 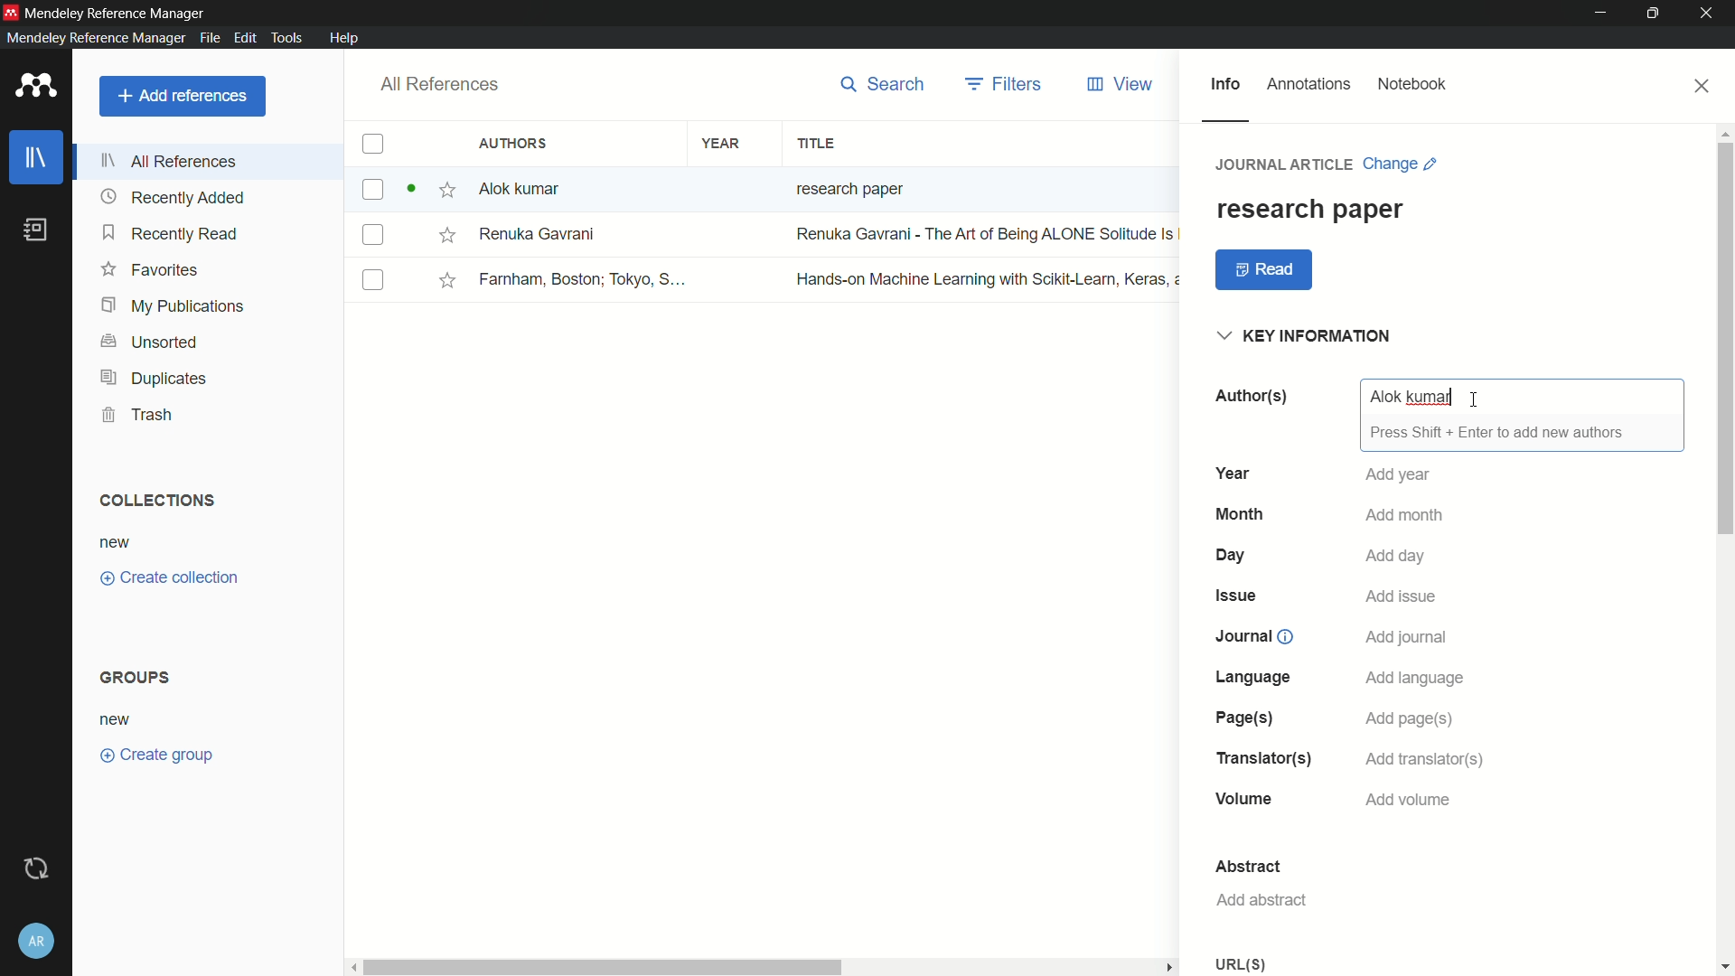 I want to click on add abstract, so click(x=1260, y=900).